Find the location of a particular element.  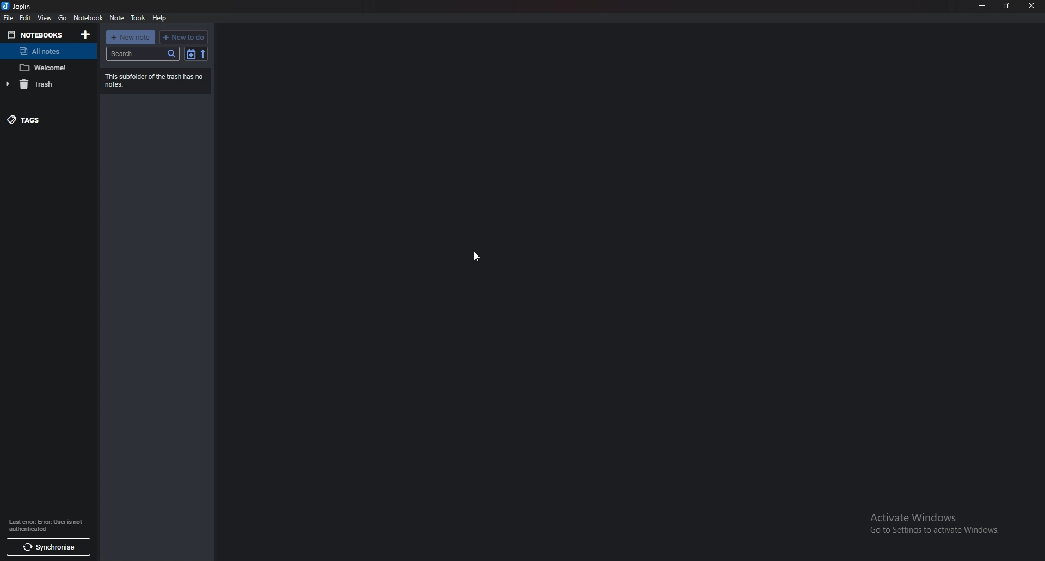

Tags is located at coordinates (39, 120).